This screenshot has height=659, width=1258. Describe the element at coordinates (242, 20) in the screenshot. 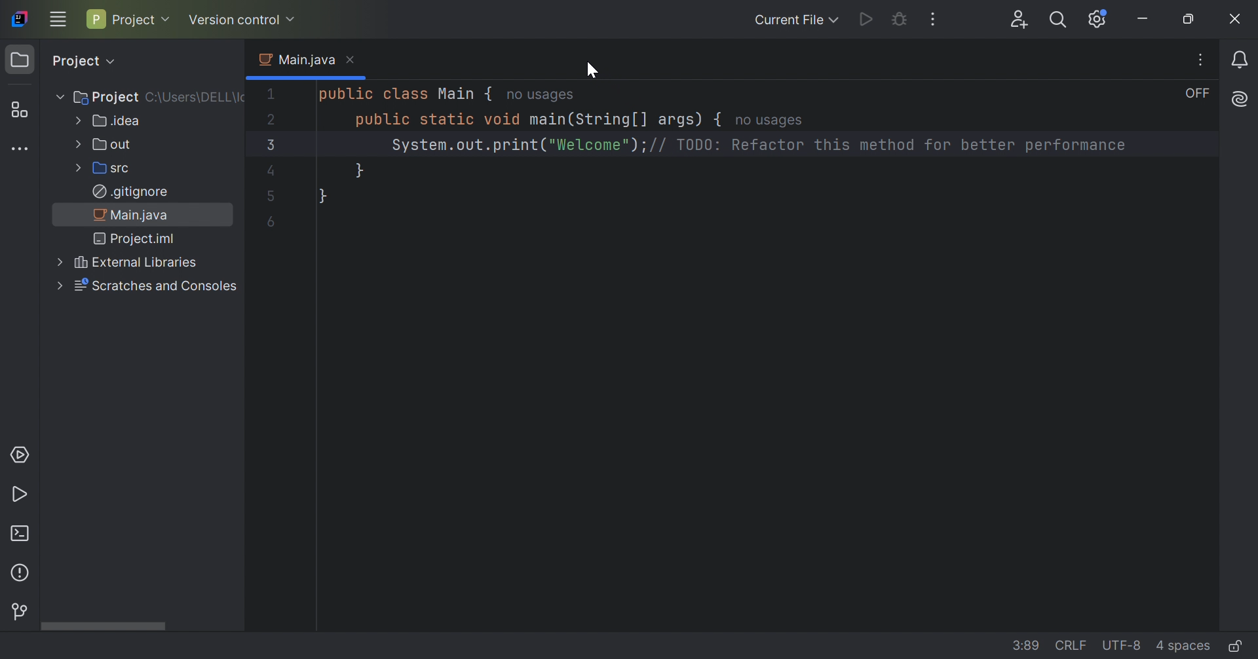

I see `Version control` at that location.